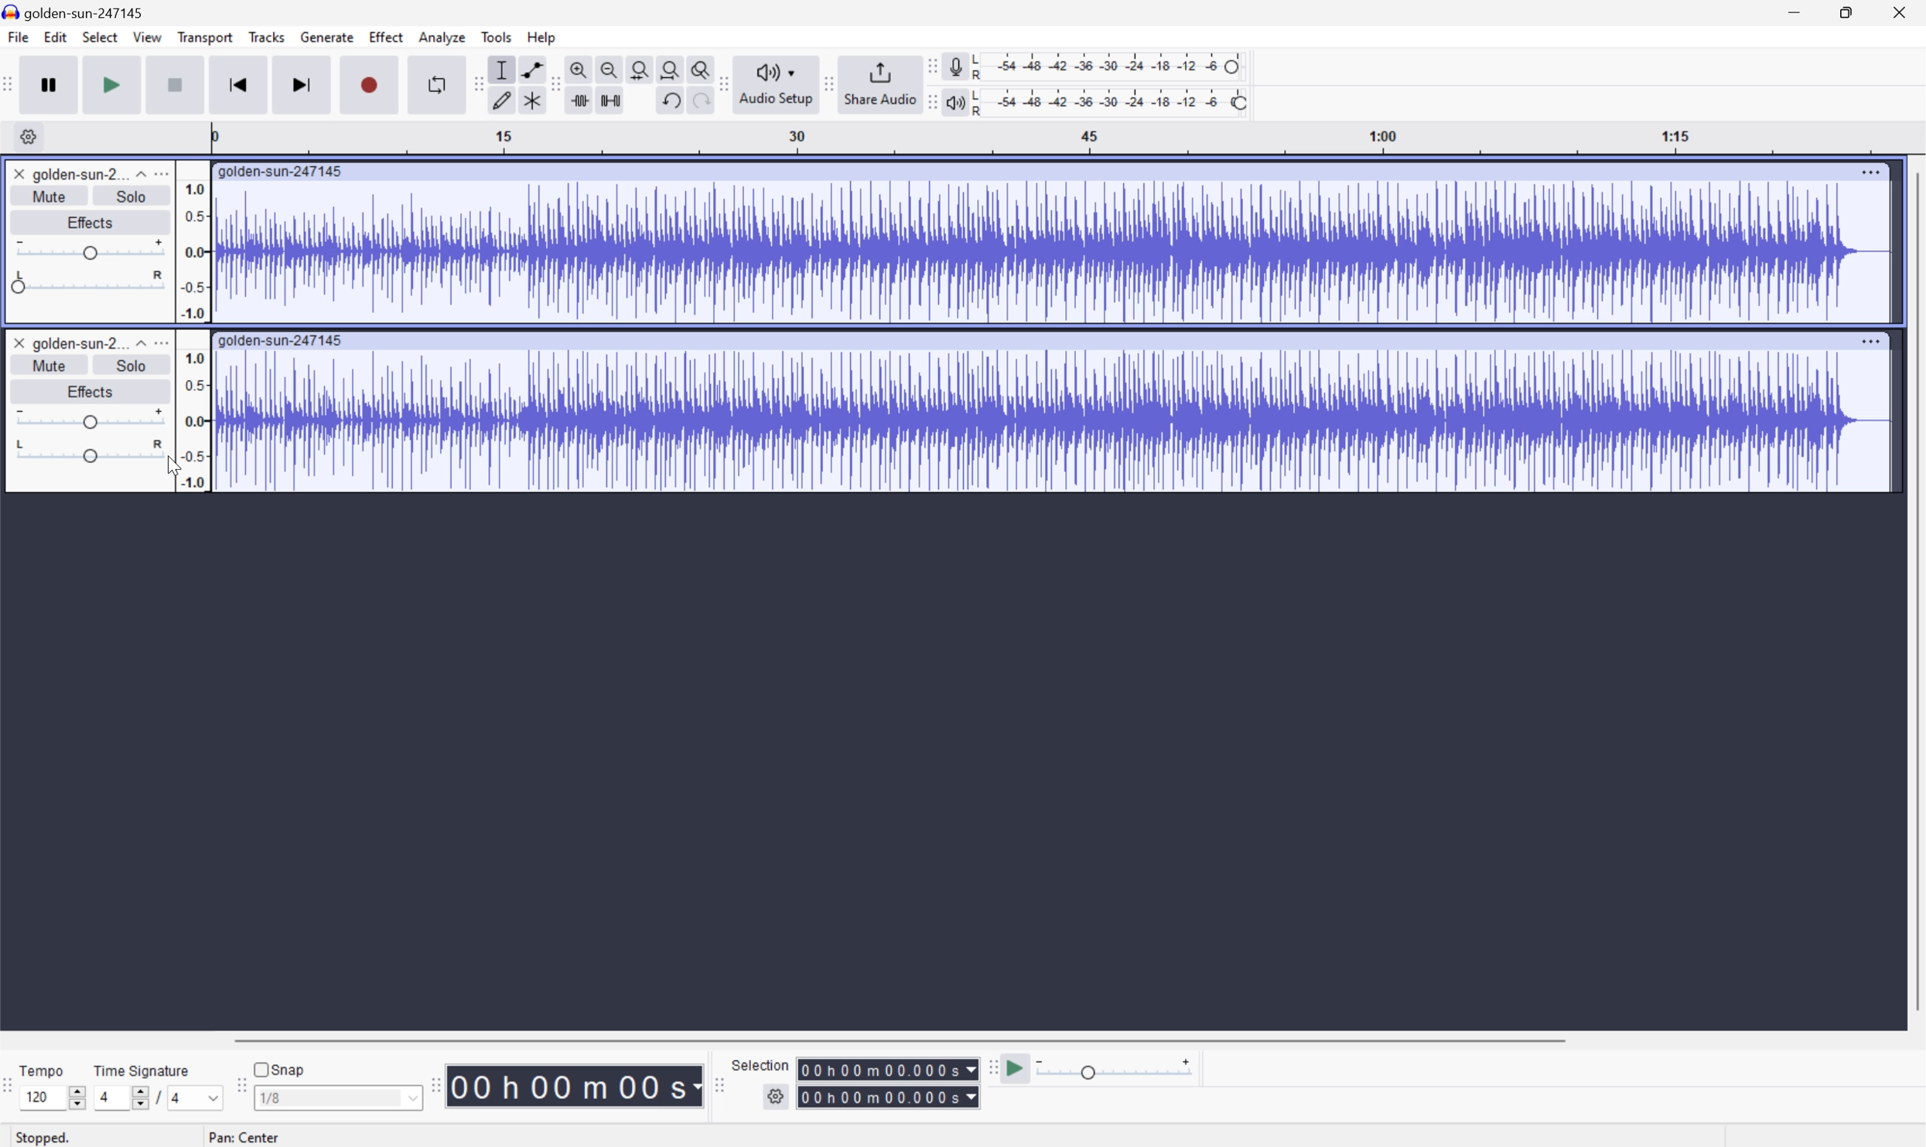 The height and width of the screenshot is (1147, 1926). What do you see at coordinates (613, 100) in the screenshot?
I see `Silence audio selection` at bounding box center [613, 100].